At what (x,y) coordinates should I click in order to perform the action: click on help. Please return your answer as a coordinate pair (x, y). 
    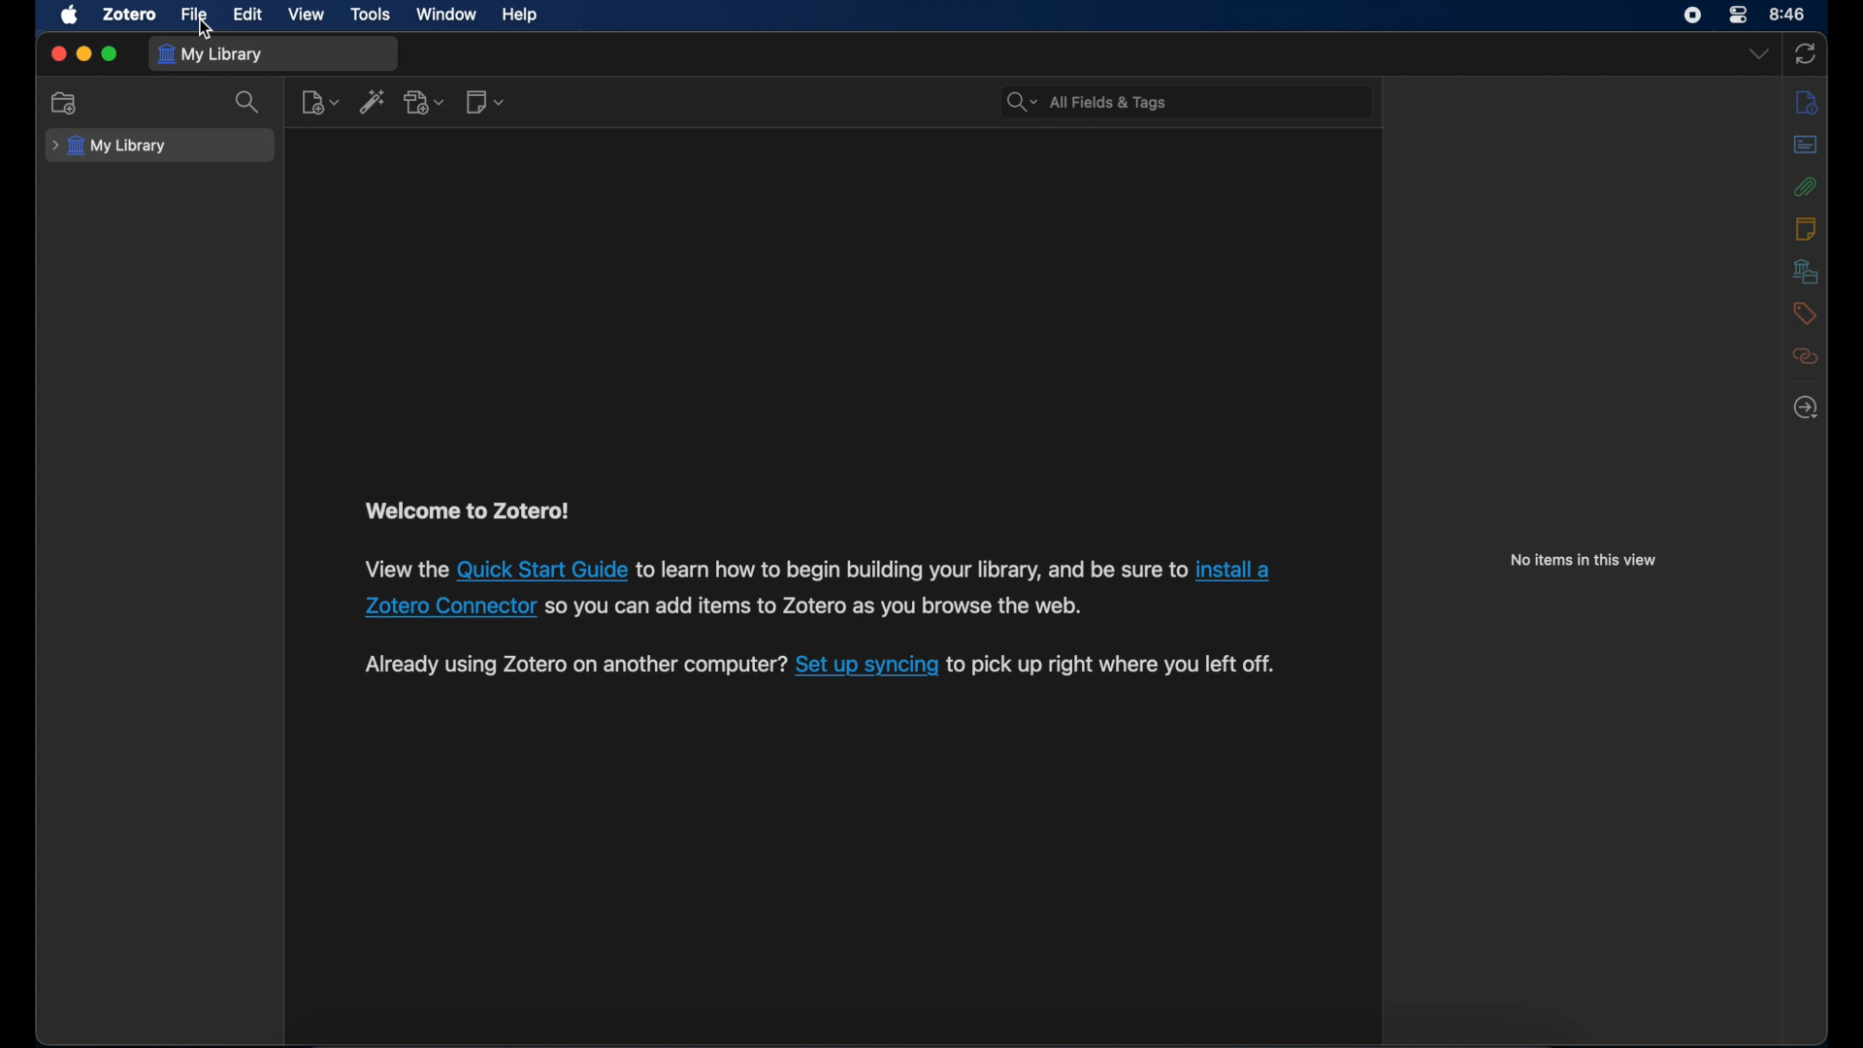
    Looking at the image, I should click on (520, 16).